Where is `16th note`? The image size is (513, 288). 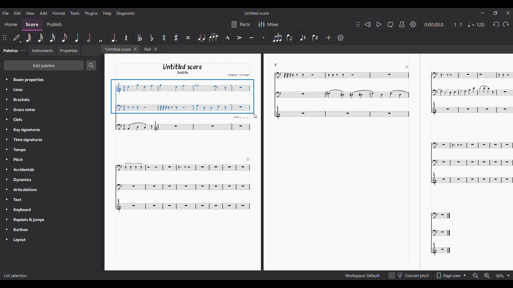
16th note is located at coordinates (52, 38).